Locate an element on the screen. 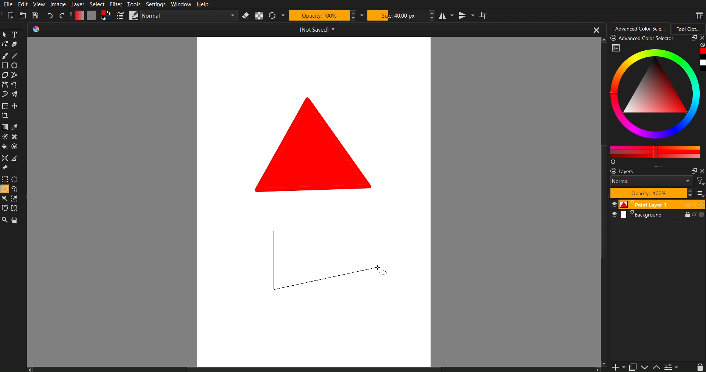  Layer Controls is located at coordinates (700, 367).